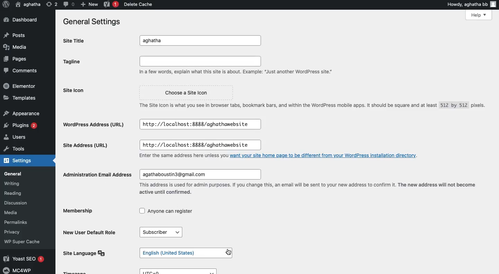 This screenshot has height=274, width=499. Describe the element at coordinates (88, 4) in the screenshot. I see `New` at that location.